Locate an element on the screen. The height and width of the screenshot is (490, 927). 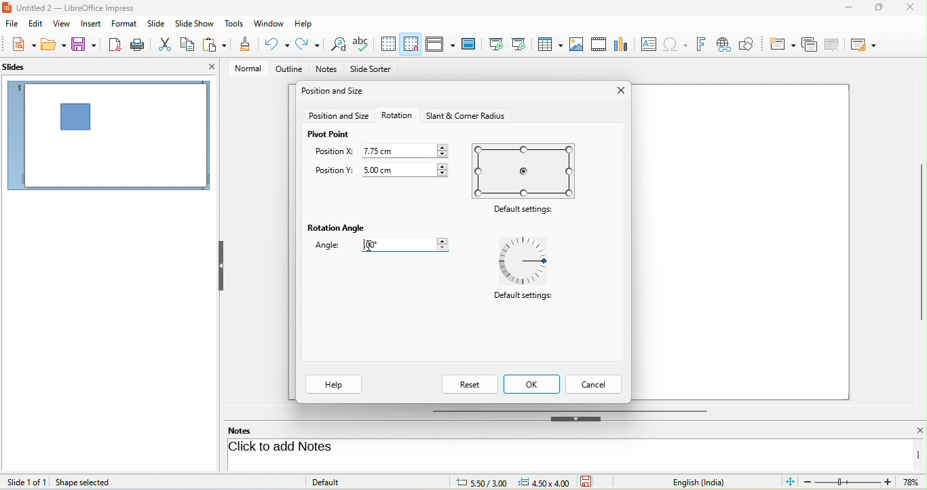
paste is located at coordinates (216, 45).